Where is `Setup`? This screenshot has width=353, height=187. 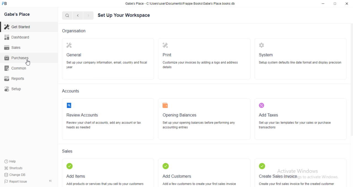 Setup is located at coordinates (18, 90).